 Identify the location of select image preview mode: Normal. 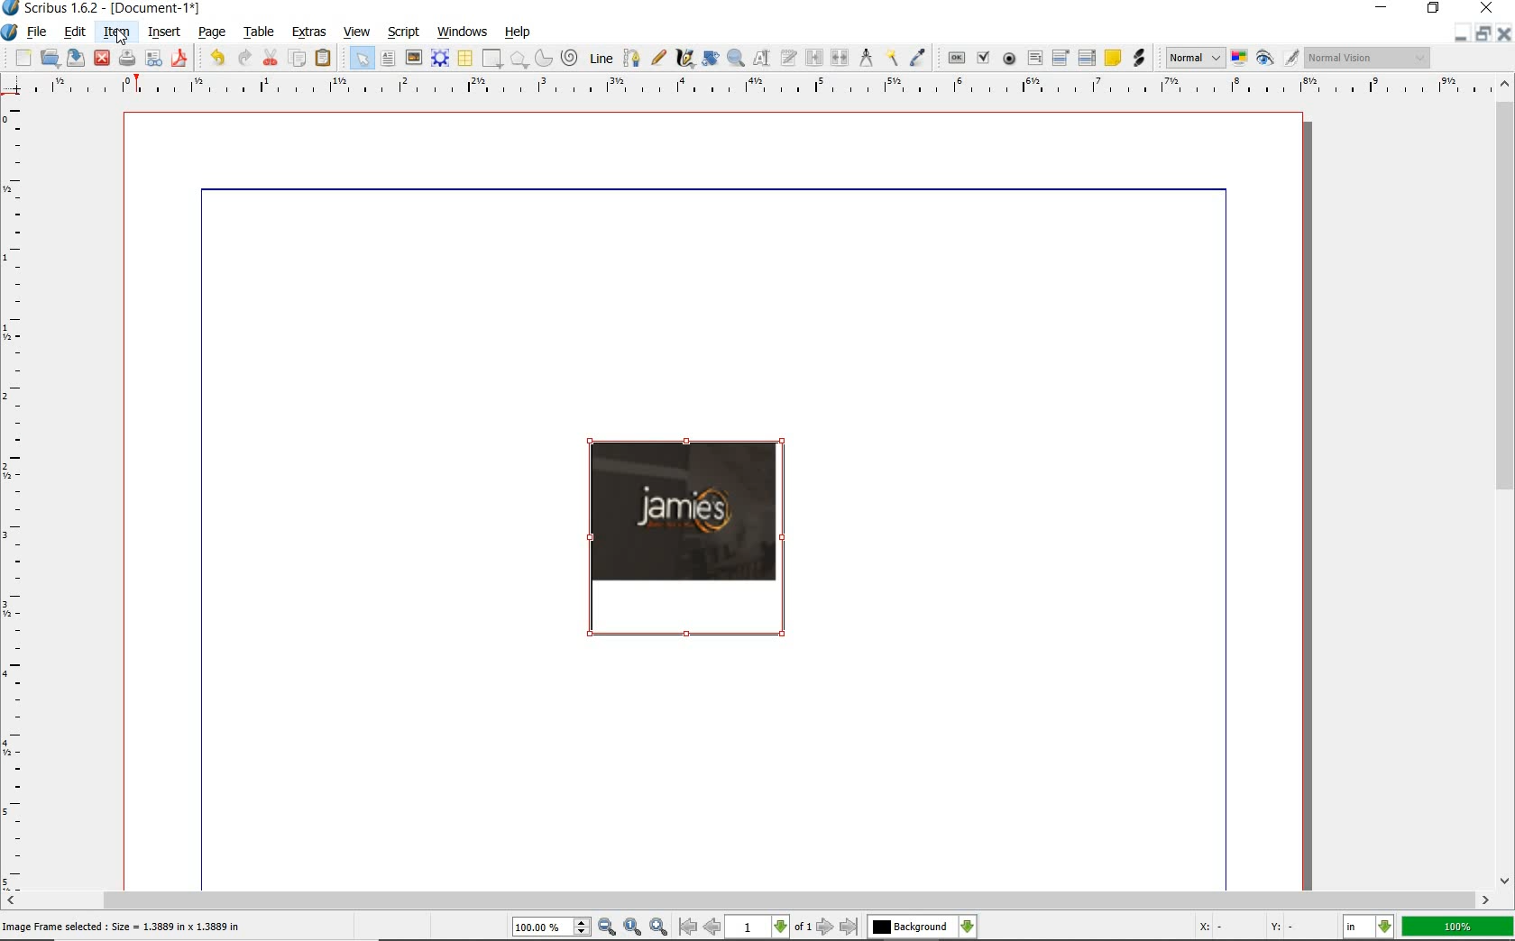
(1194, 58).